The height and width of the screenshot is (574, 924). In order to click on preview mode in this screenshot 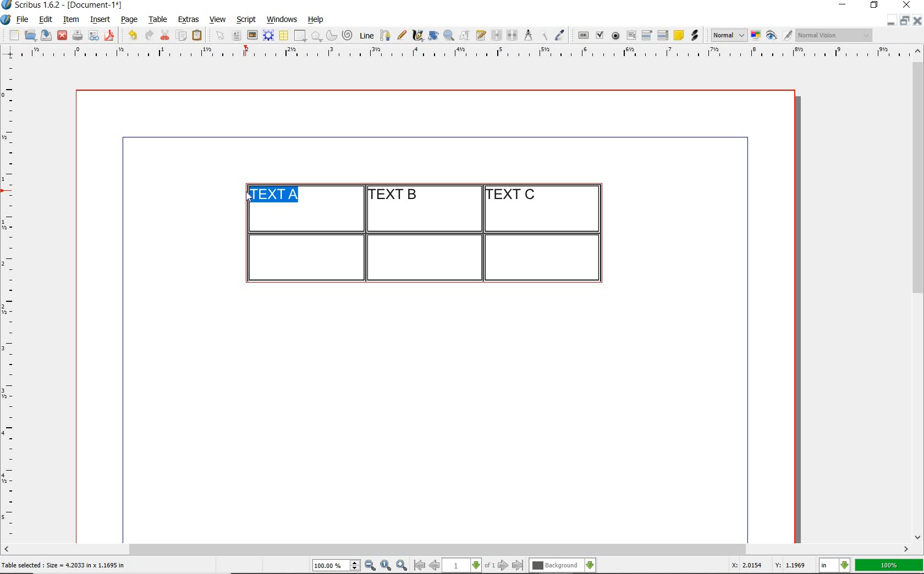, I will do `click(779, 36)`.